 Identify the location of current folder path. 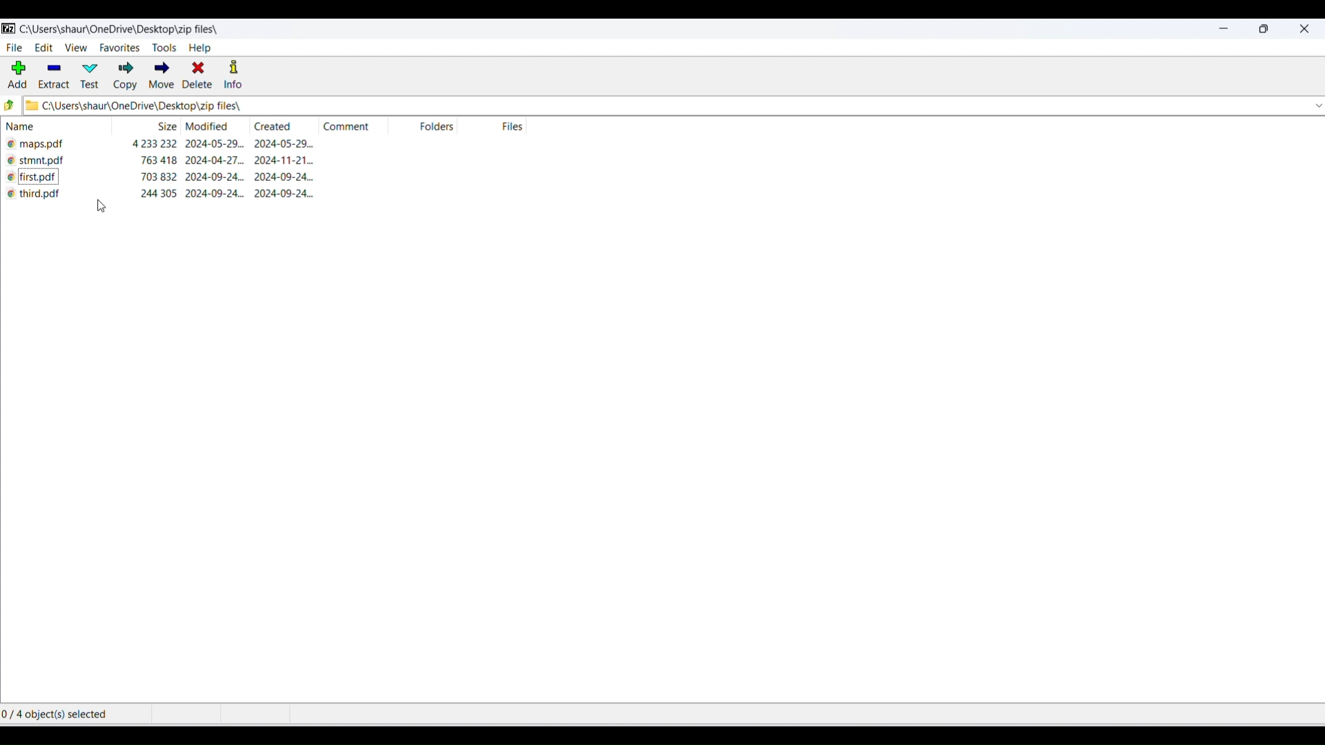
(130, 29).